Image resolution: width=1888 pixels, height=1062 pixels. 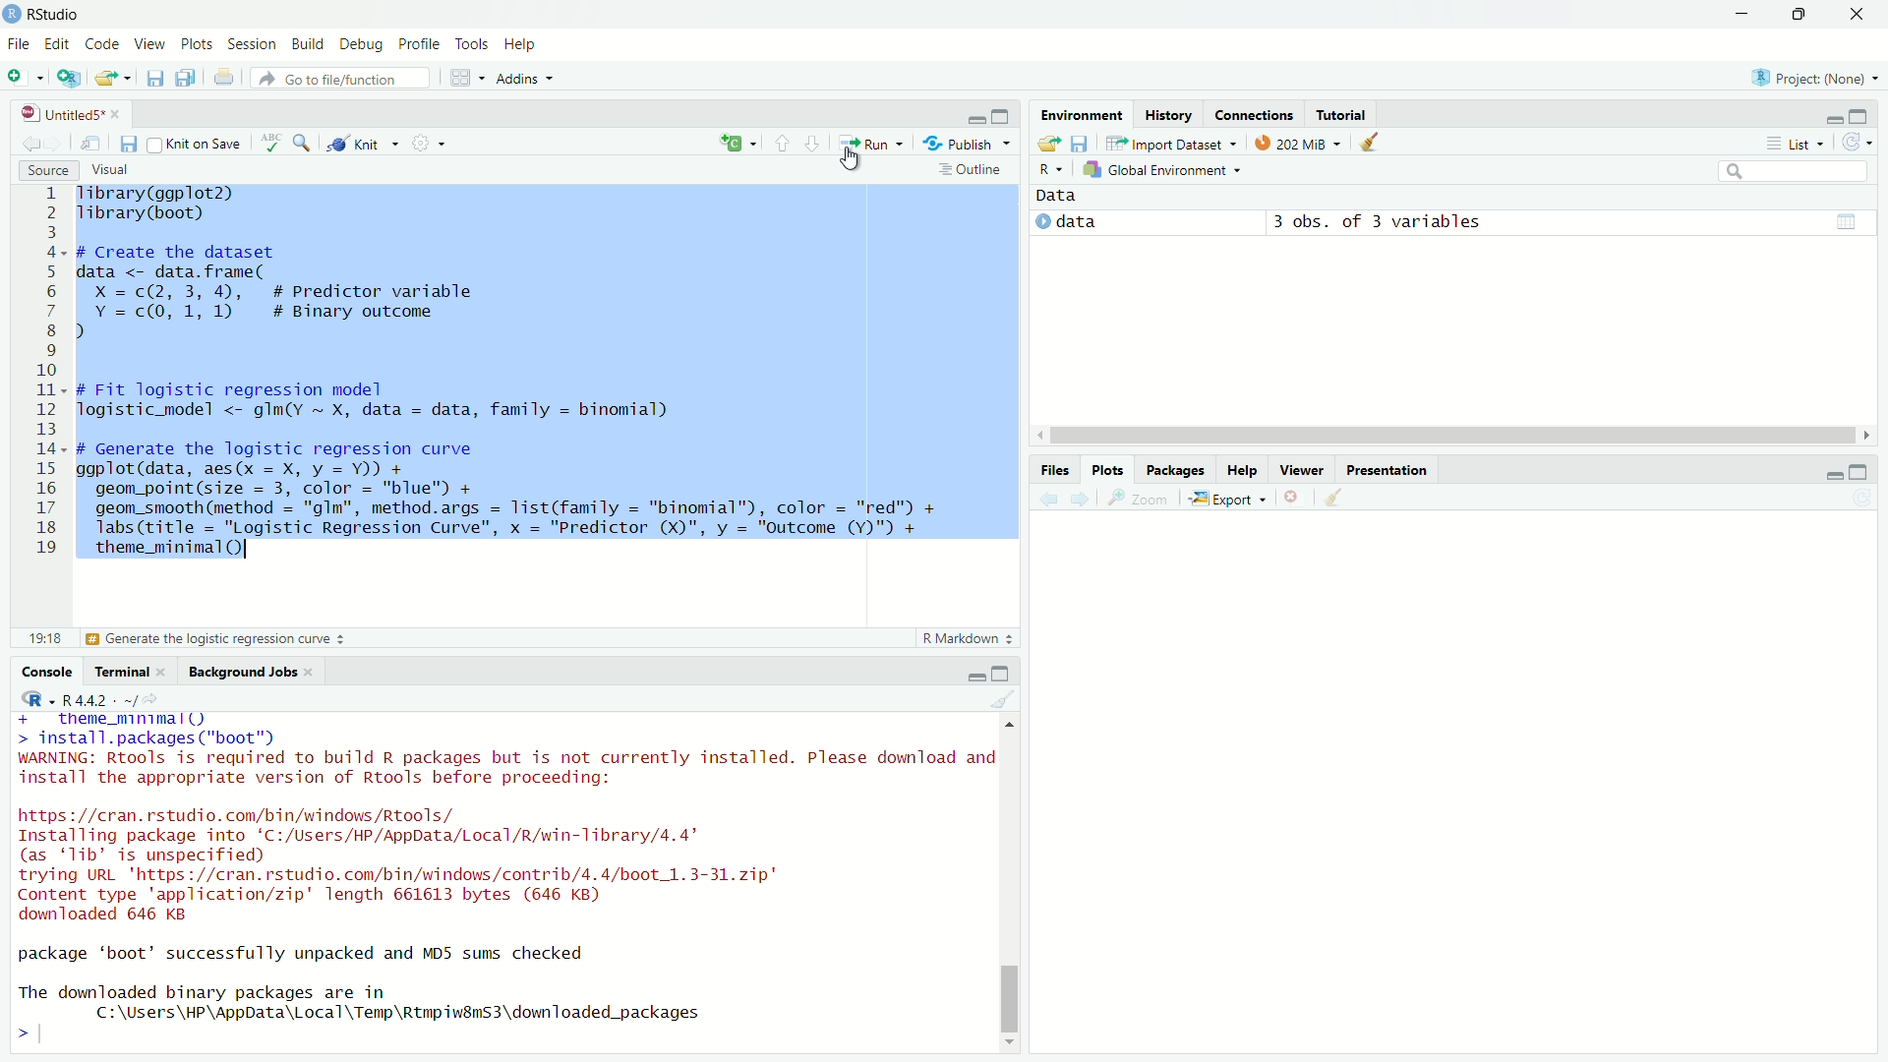 I want to click on Files, so click(x=1055, y=471).